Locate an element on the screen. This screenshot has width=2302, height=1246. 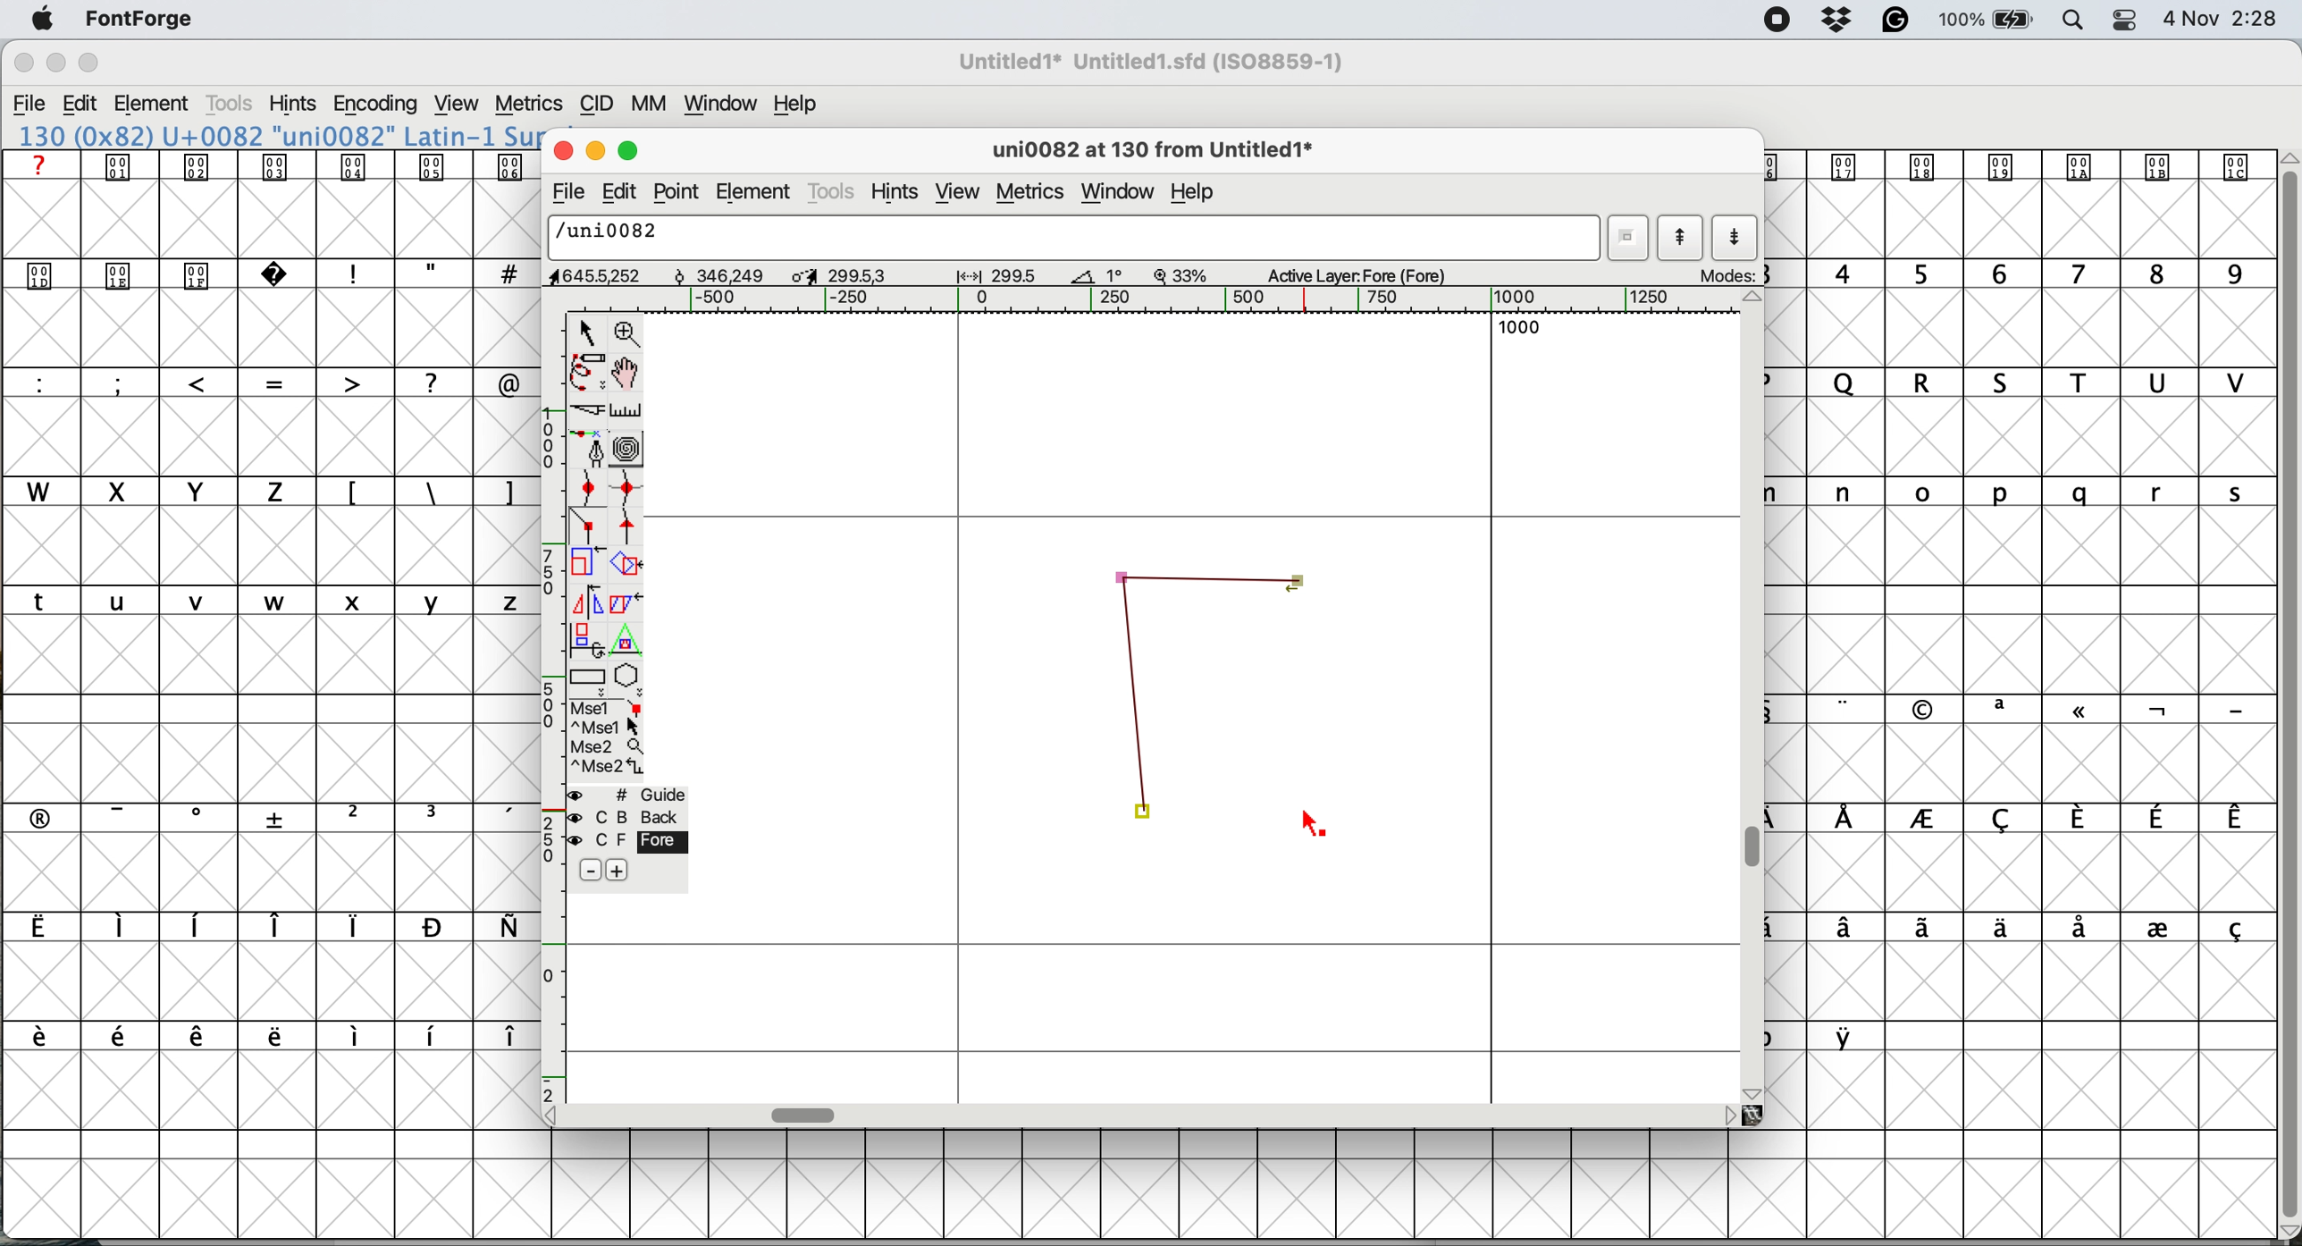
minimise is located at coordinates (55, 63).